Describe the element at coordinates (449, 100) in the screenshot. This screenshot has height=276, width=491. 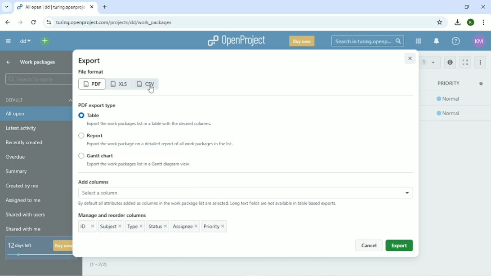
I see `Normal` at that location.